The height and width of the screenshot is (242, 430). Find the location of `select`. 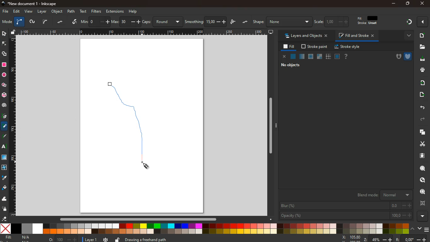

select is located at coordinates (3, 33).